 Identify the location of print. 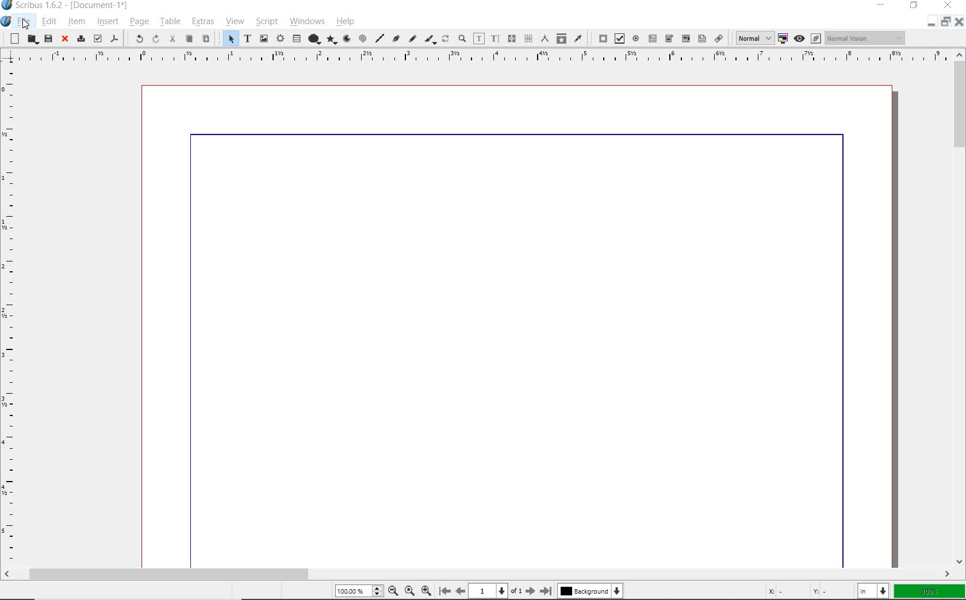
(80, 40).